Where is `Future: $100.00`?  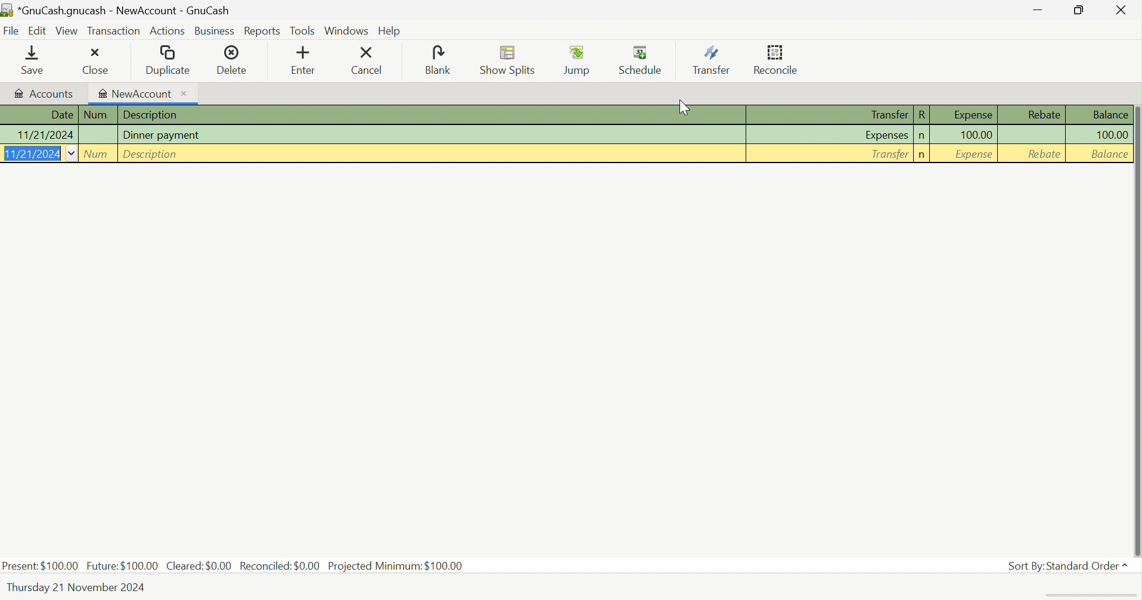 Future: $100.00 is located at coordinates (122, 566).